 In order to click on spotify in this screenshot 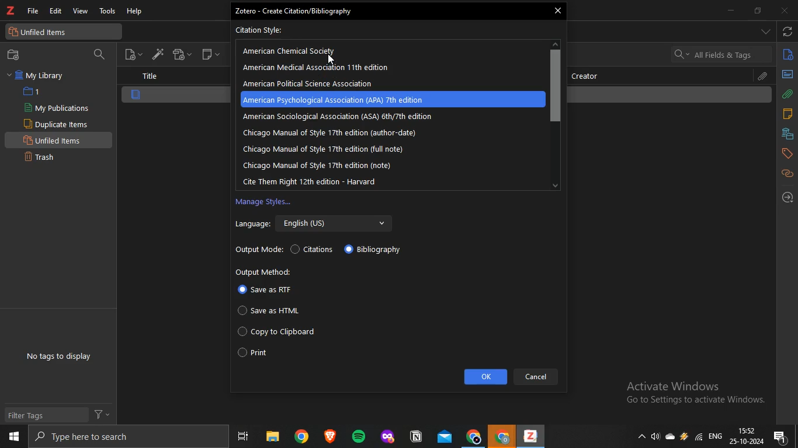, I will do `click(356, 435)`.